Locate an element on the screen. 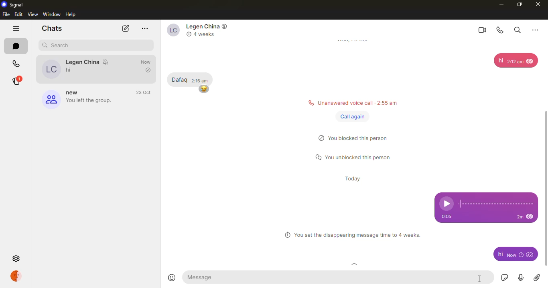 The image size is (548, 288). 23 oct is located at coordinates (145, 93).